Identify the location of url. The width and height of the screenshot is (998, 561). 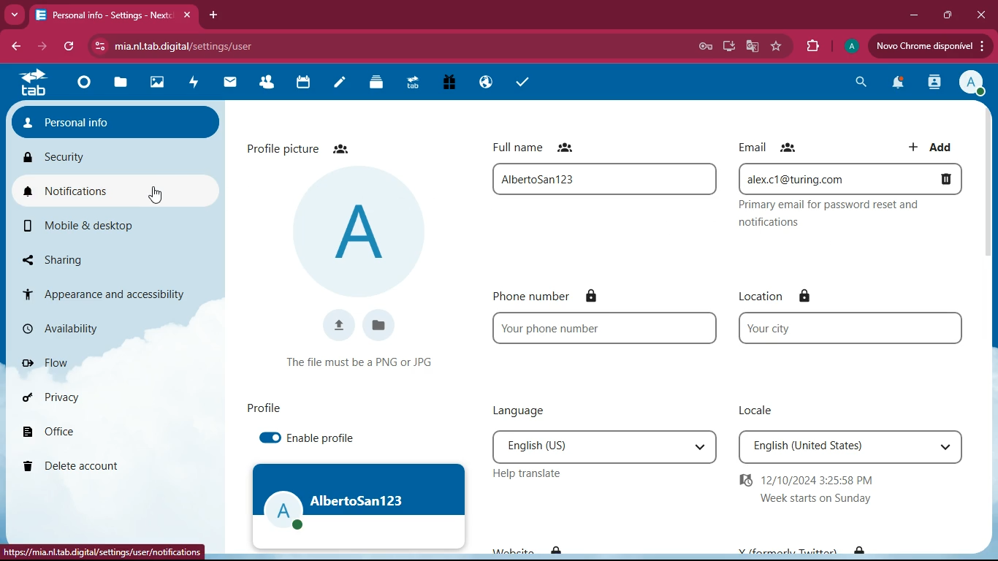
(102, 554).